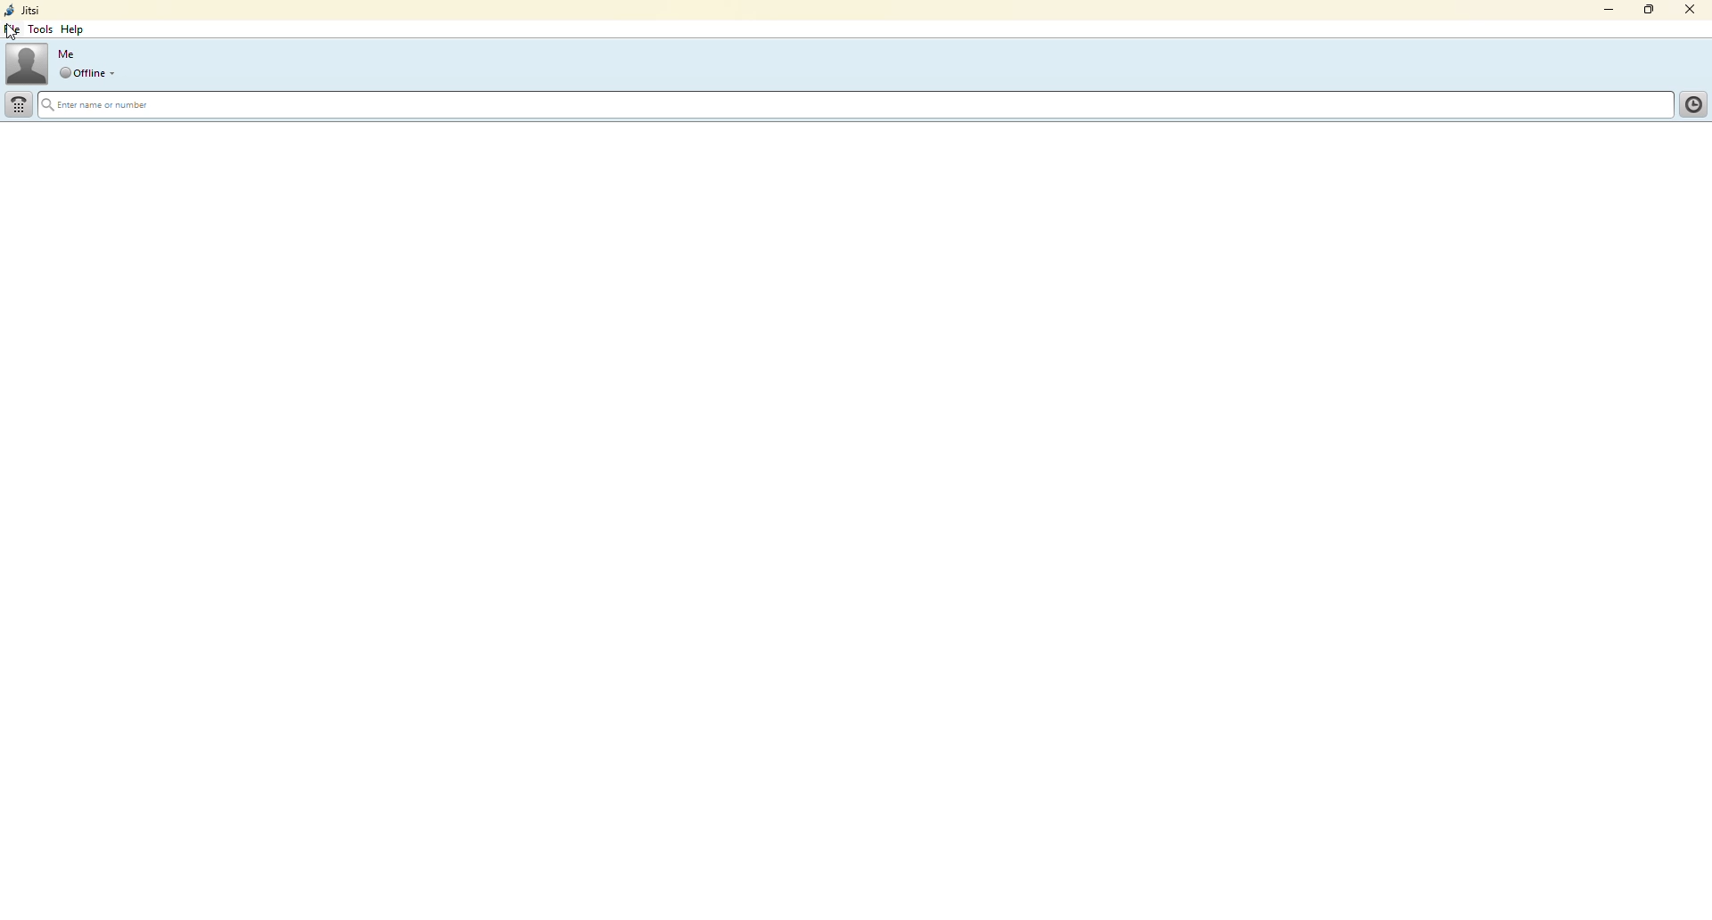 The width and height of the screenshot is (1712, 920). What do you see at coordinates (12, 34) in the screenshot?
I see `cursor` at bounding box center [12, 34].